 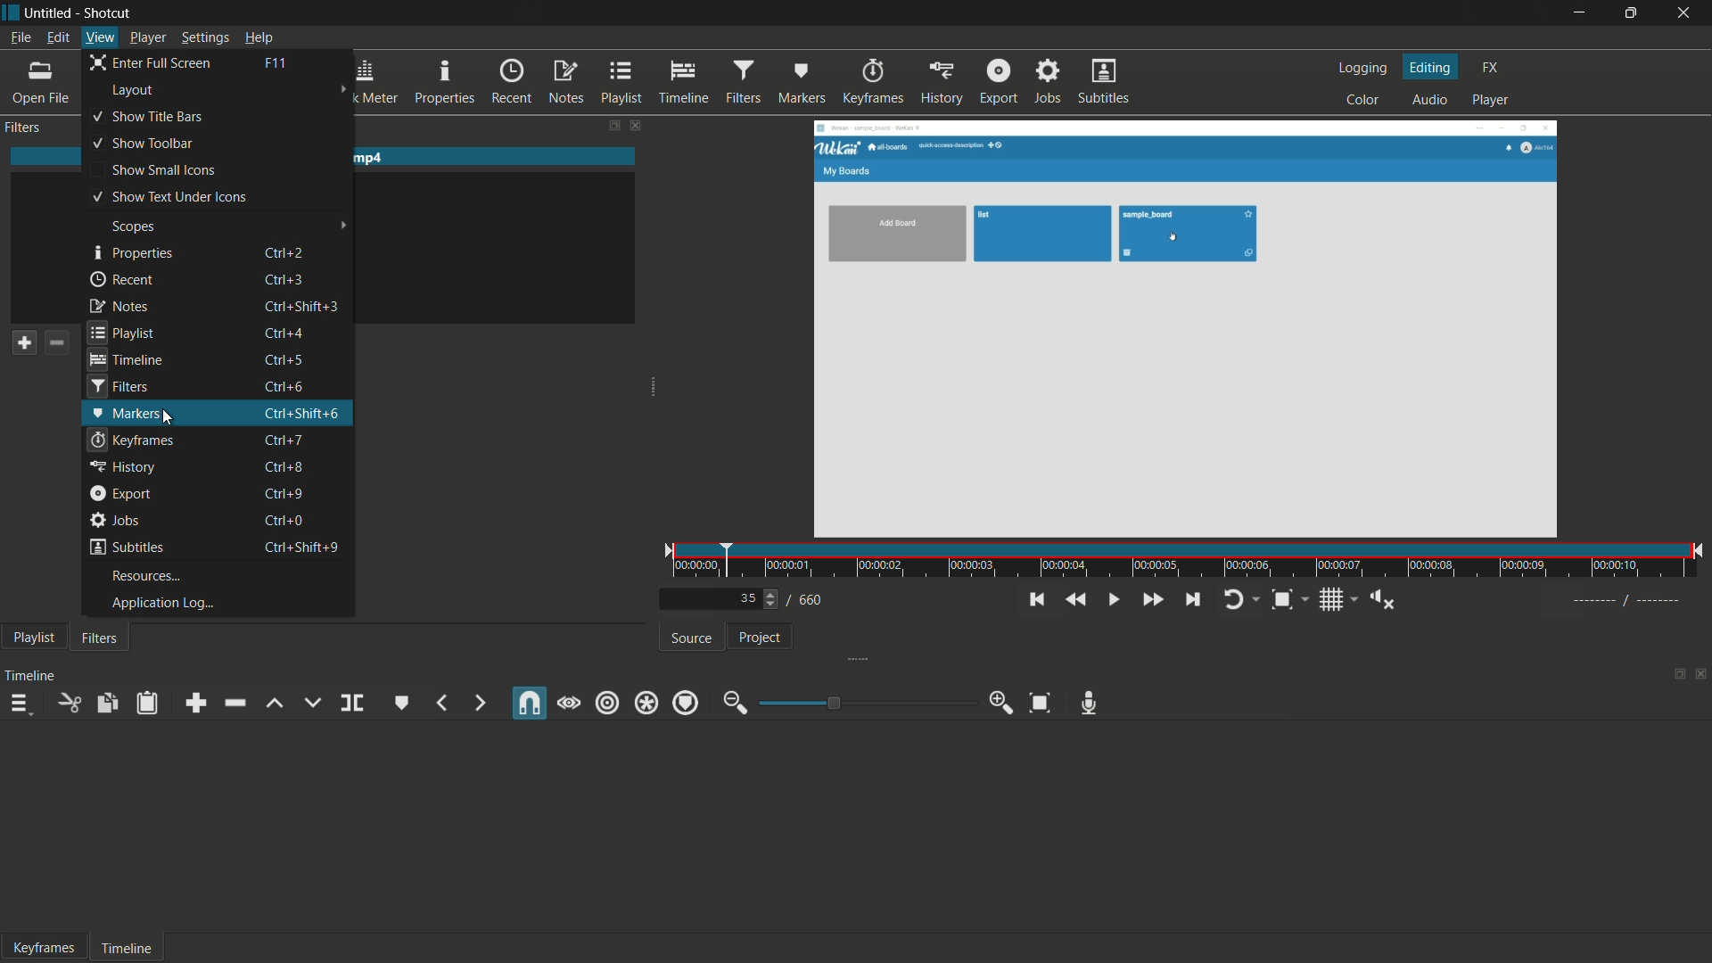 I want to click on keyboard shortcut, so click(x=284, y=440).